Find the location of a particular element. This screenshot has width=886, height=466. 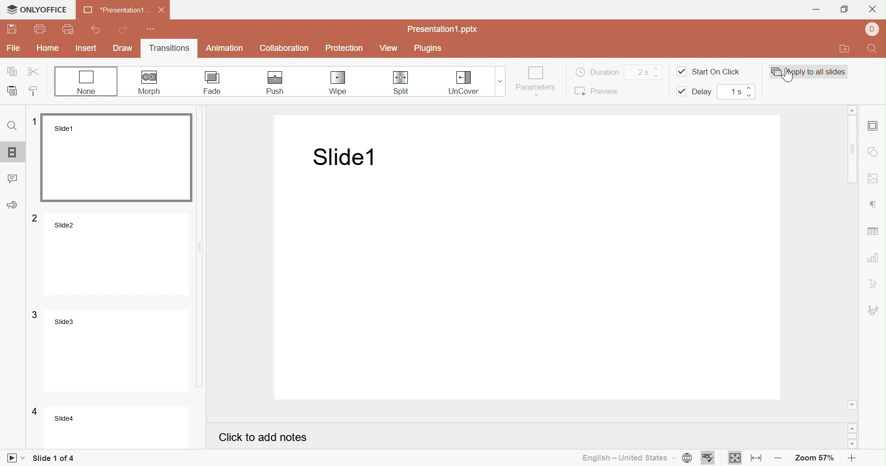

Shape settings is located at coordinates (872, 153).